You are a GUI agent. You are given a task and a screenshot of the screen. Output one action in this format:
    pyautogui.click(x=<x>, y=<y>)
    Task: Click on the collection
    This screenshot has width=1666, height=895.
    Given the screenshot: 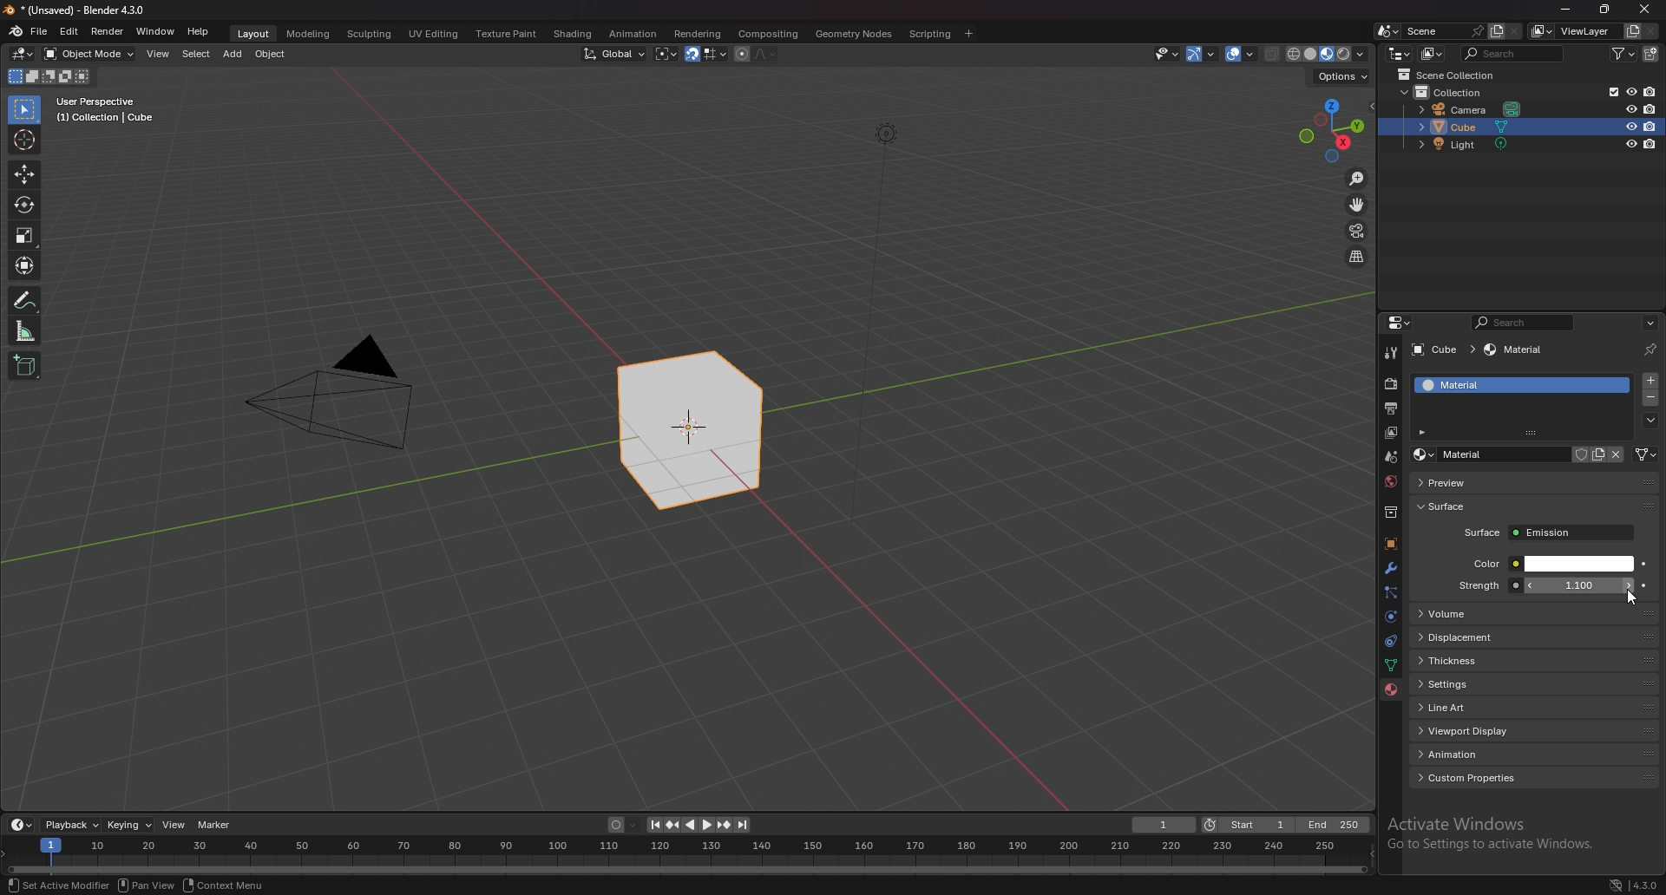 What is the action you would take?
    pyautogui.click(x=1459, y=92)
    